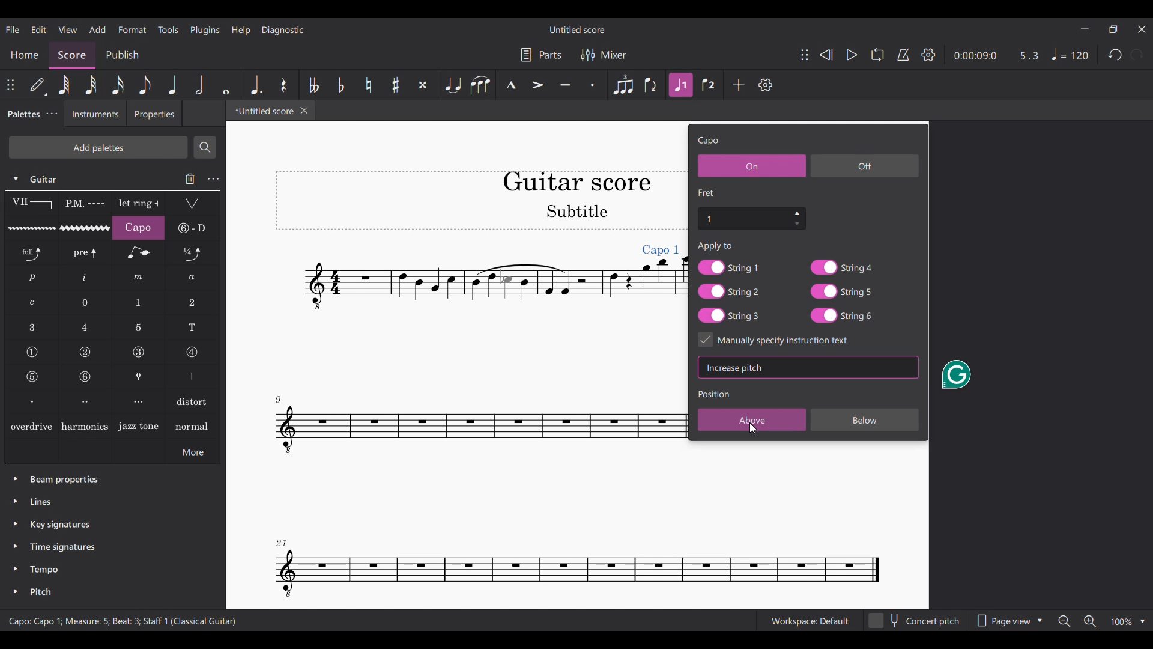 This screenshot has height=649, width=1153. What do you see at coordinates (31, 425) in the screenshot?
I see `overdrive` at bounding box center [31, 425].